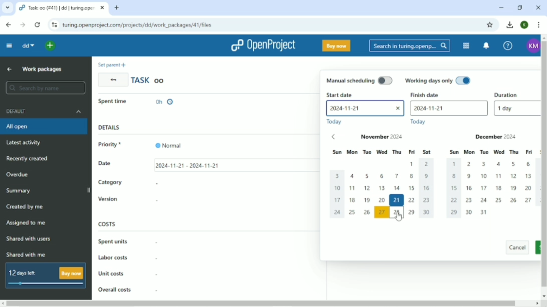  Describe the element at coordinates (29, 239) in the screenshot. I see `Shared with users` at that location.